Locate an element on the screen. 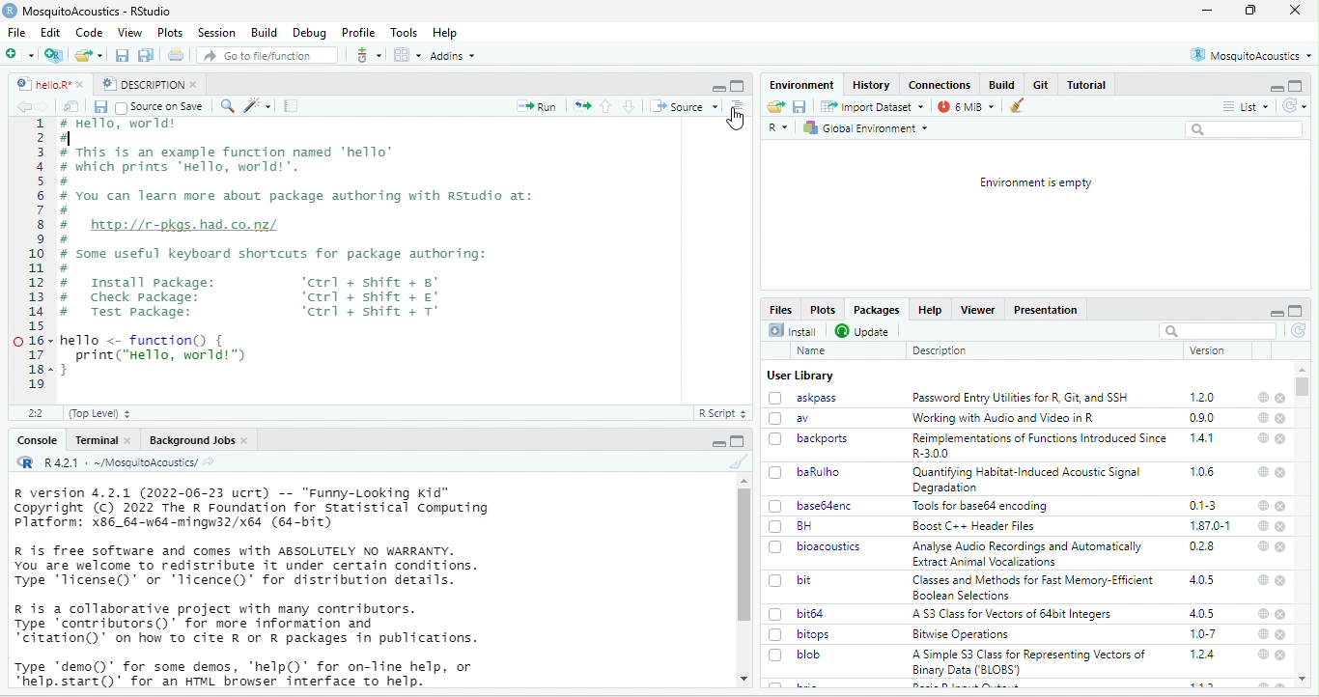 This screenshot has width=1319, height=697. help is located at coordinates (1262, 580).